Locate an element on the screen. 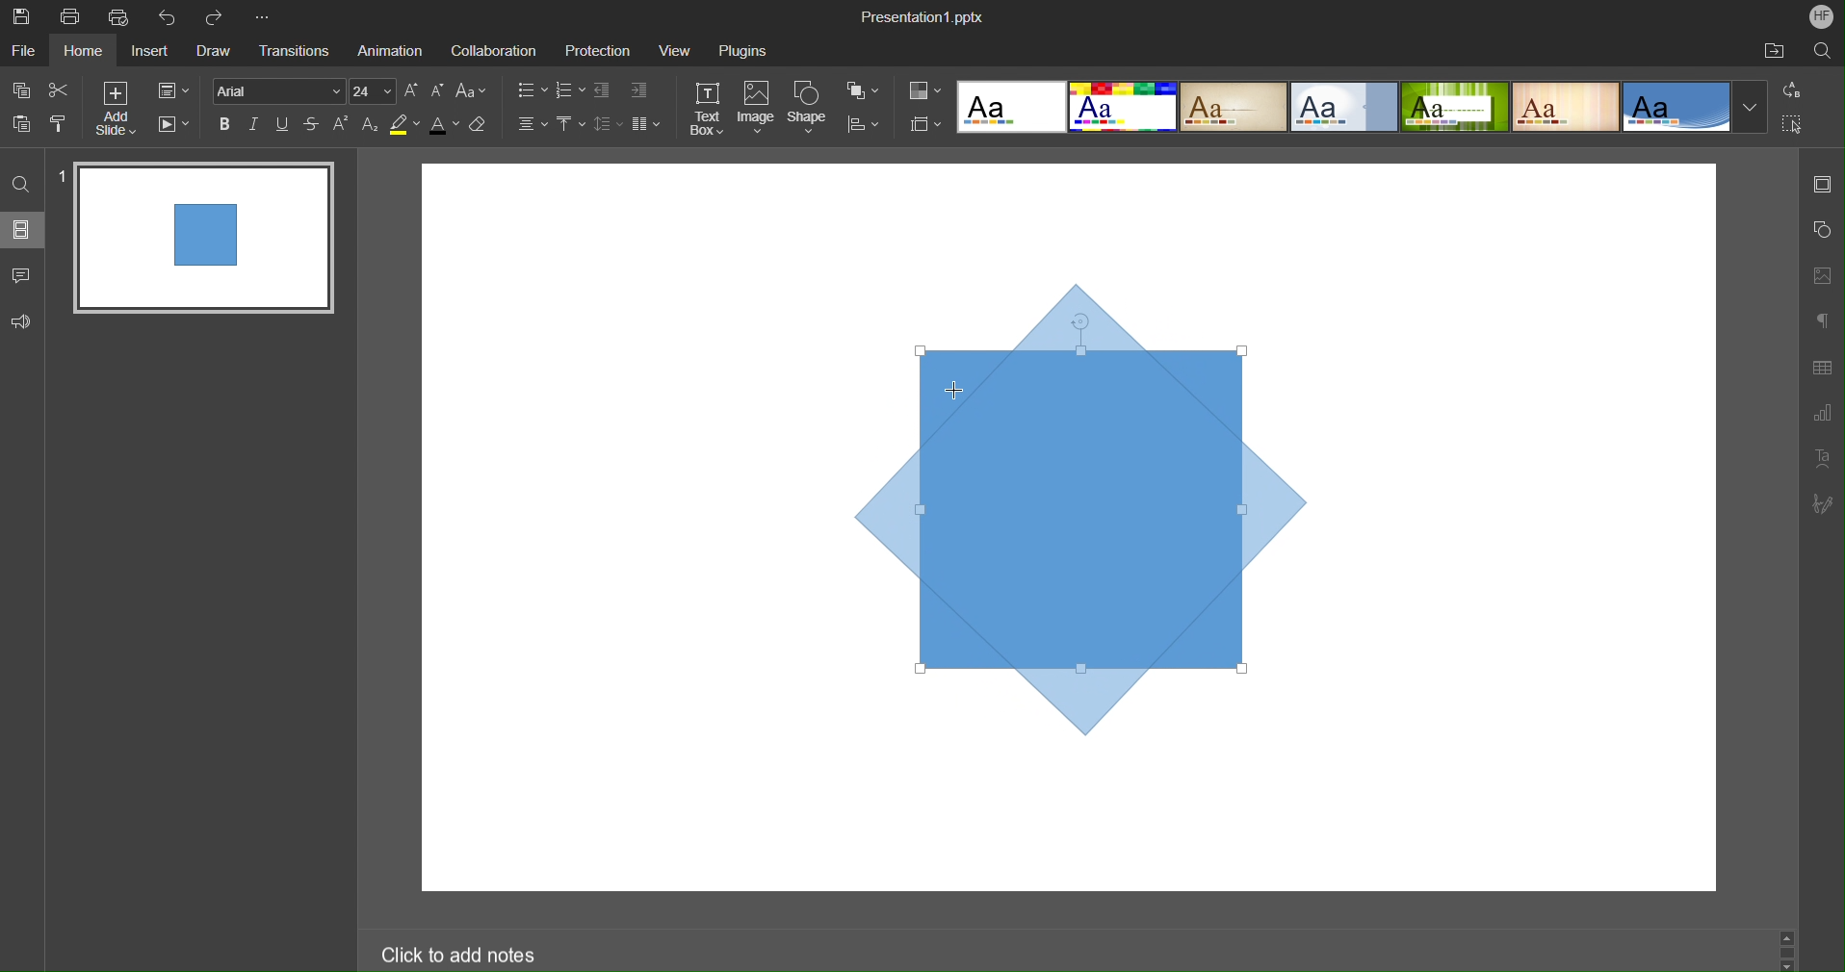 The height and width of the screenshot is (972, 1845). Paste is located at coordinates (19, 124).